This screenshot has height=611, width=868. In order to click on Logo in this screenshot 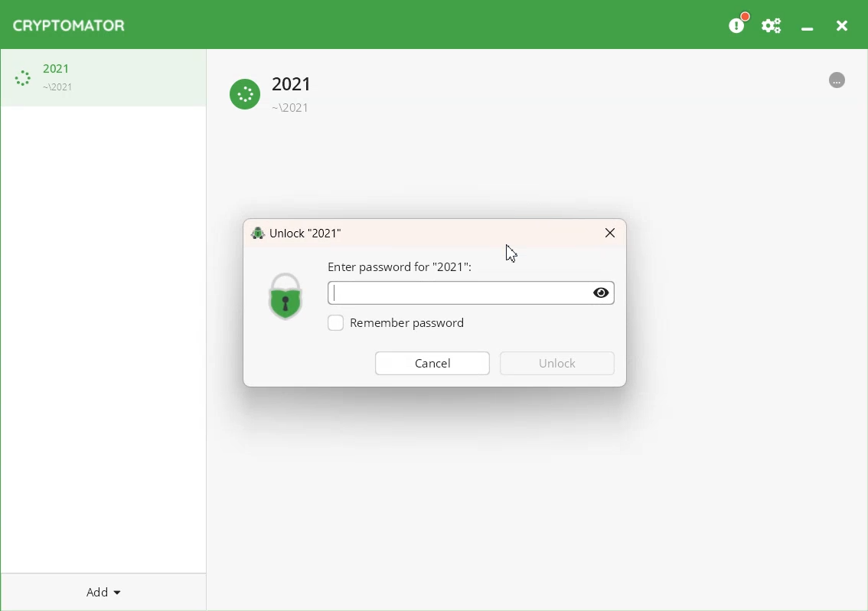, I will do `click(69, 25)`.